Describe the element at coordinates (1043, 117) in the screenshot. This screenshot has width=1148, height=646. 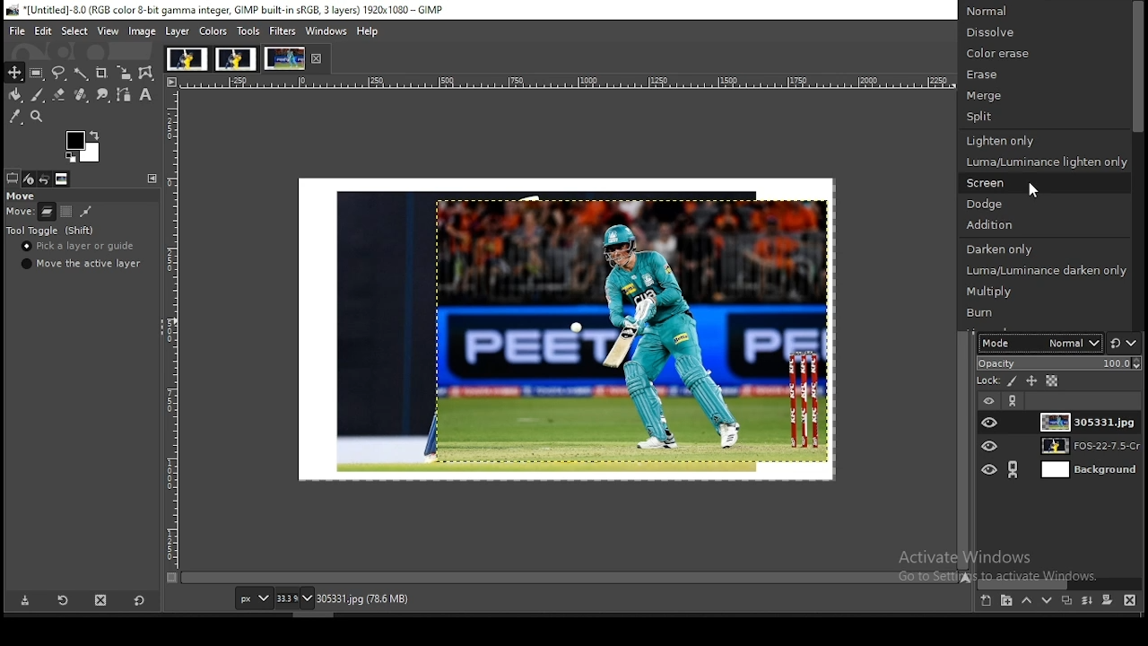
I see `split` at that location.